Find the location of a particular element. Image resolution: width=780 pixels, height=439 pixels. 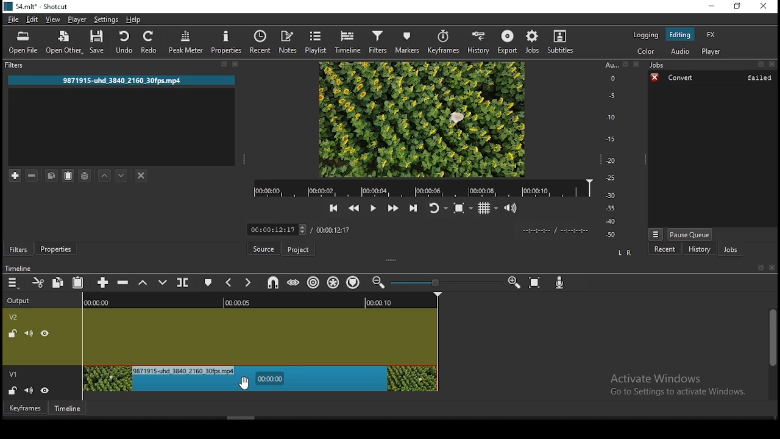

editing is located at coordinates (683, 35).